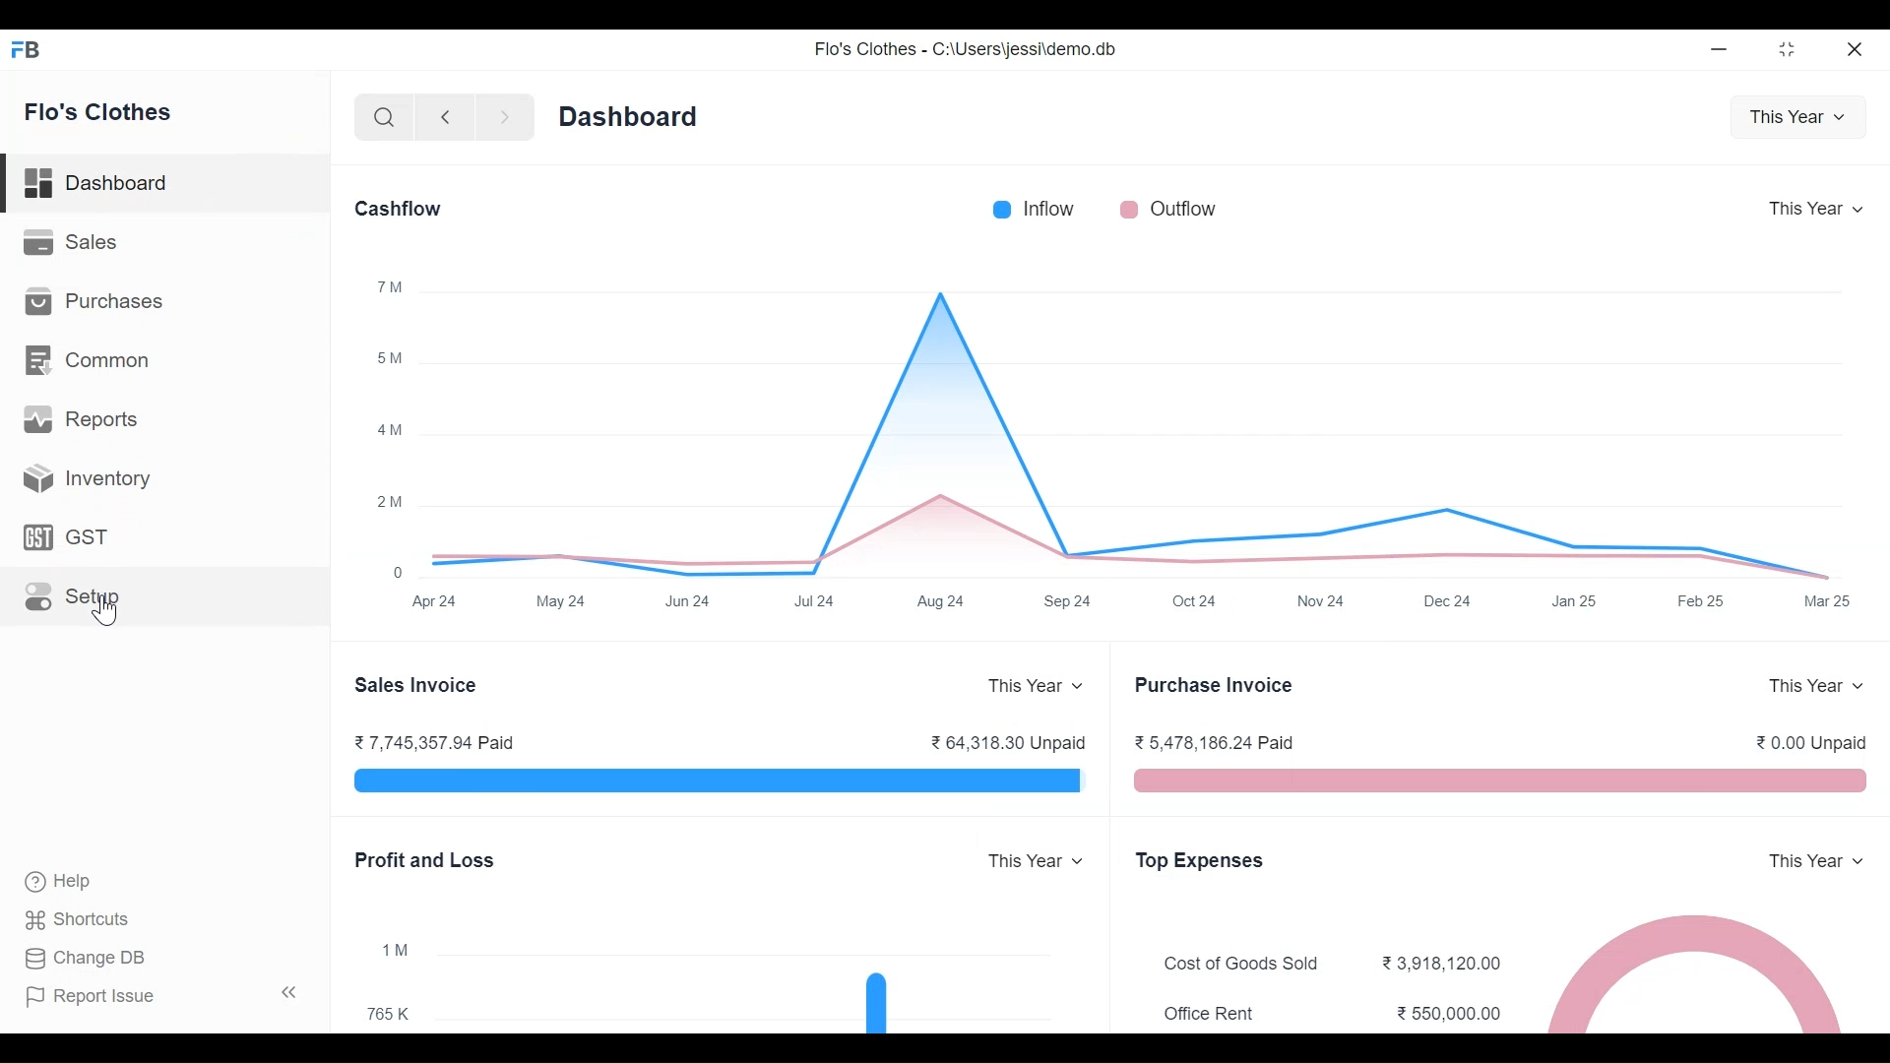 The height and width of the screenshot is (1063, 1890). I want to click on back, so click(453, 120).